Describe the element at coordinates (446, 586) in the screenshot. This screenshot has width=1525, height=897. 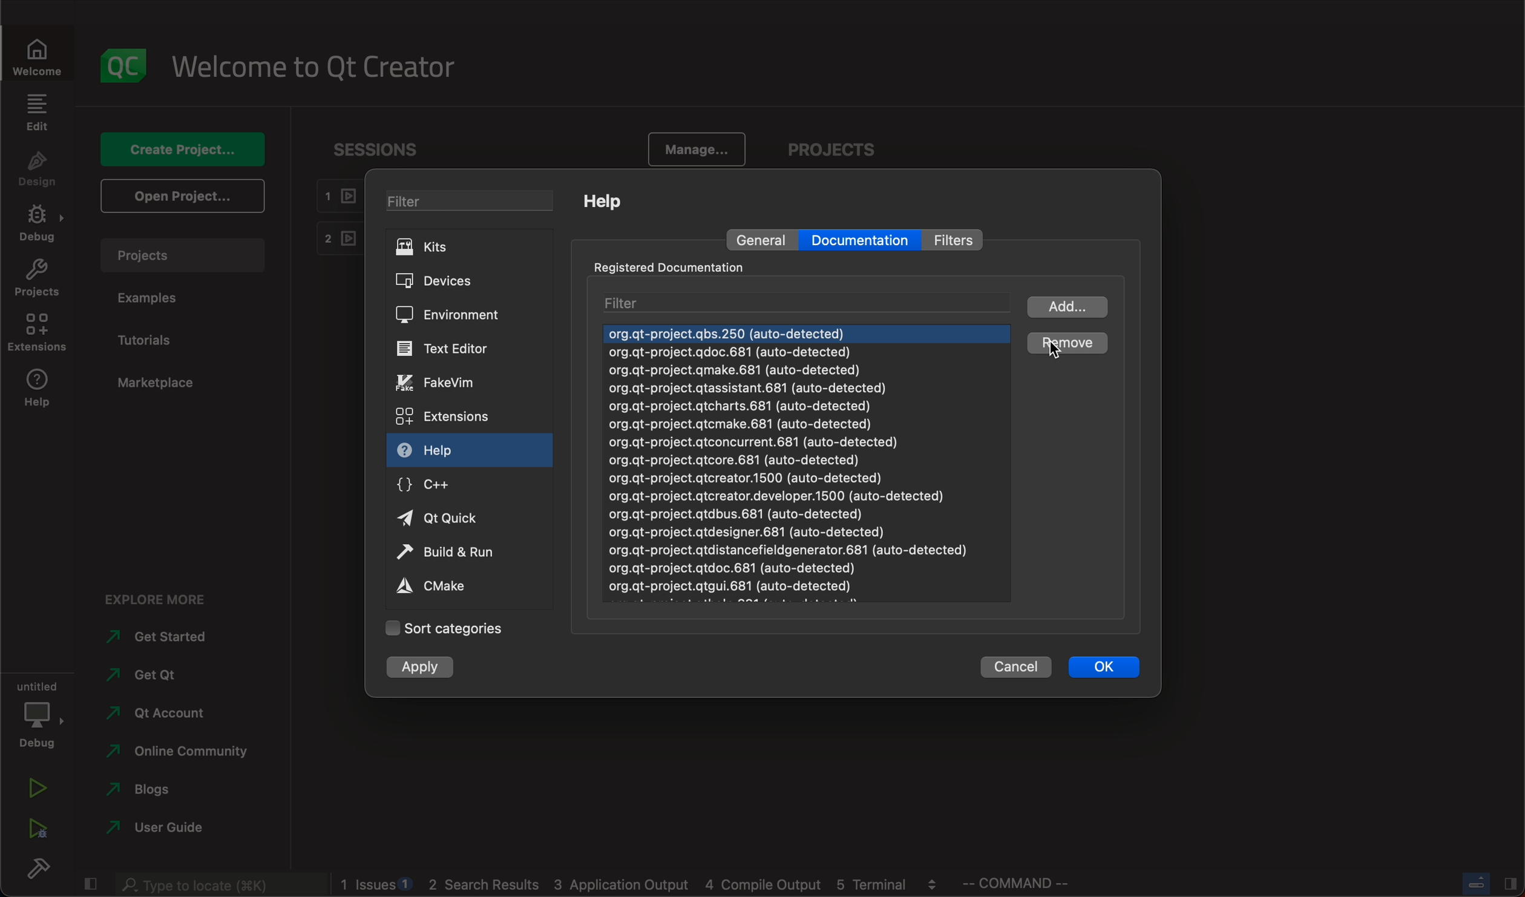
I see `cmake` at that location.